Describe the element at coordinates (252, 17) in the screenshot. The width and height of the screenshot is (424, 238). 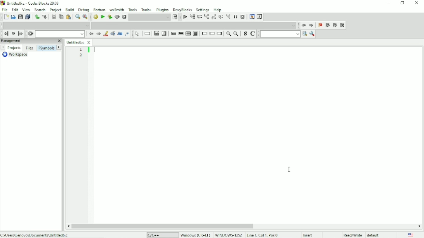
I see `Debugging windows` at that location.